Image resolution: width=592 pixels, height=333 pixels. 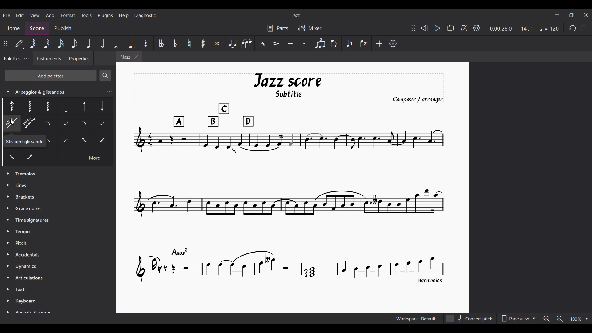 What do you see at coordinates (364, 43) in the screenshot?
I see `Voice 2` at bounding box center [364, 43].